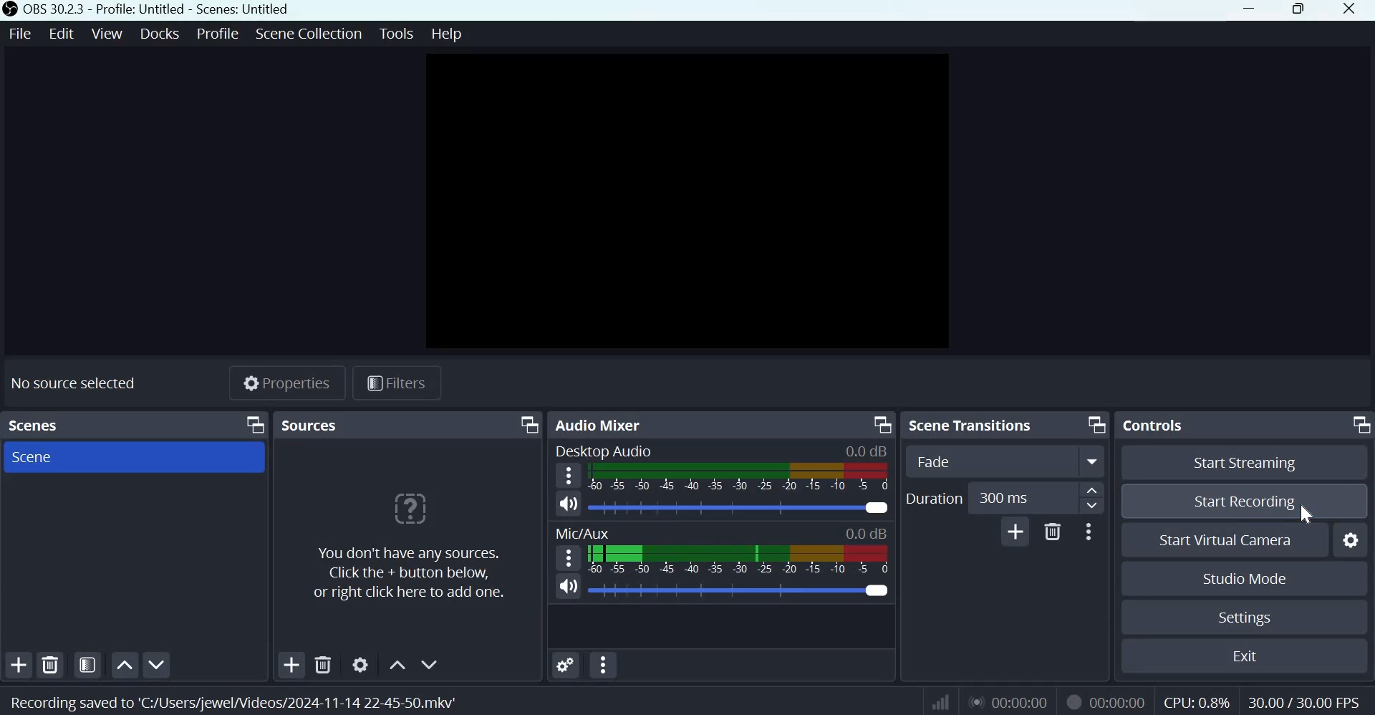  I want to click on Audio Slider, so click(879, 590).